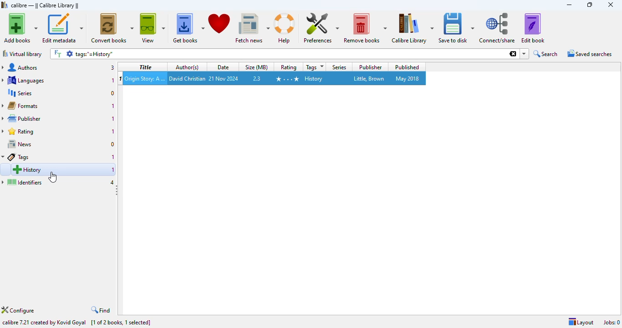 The height and width of the screenshot is (328, 622). I want to click on may 2018, so click(408, 78).